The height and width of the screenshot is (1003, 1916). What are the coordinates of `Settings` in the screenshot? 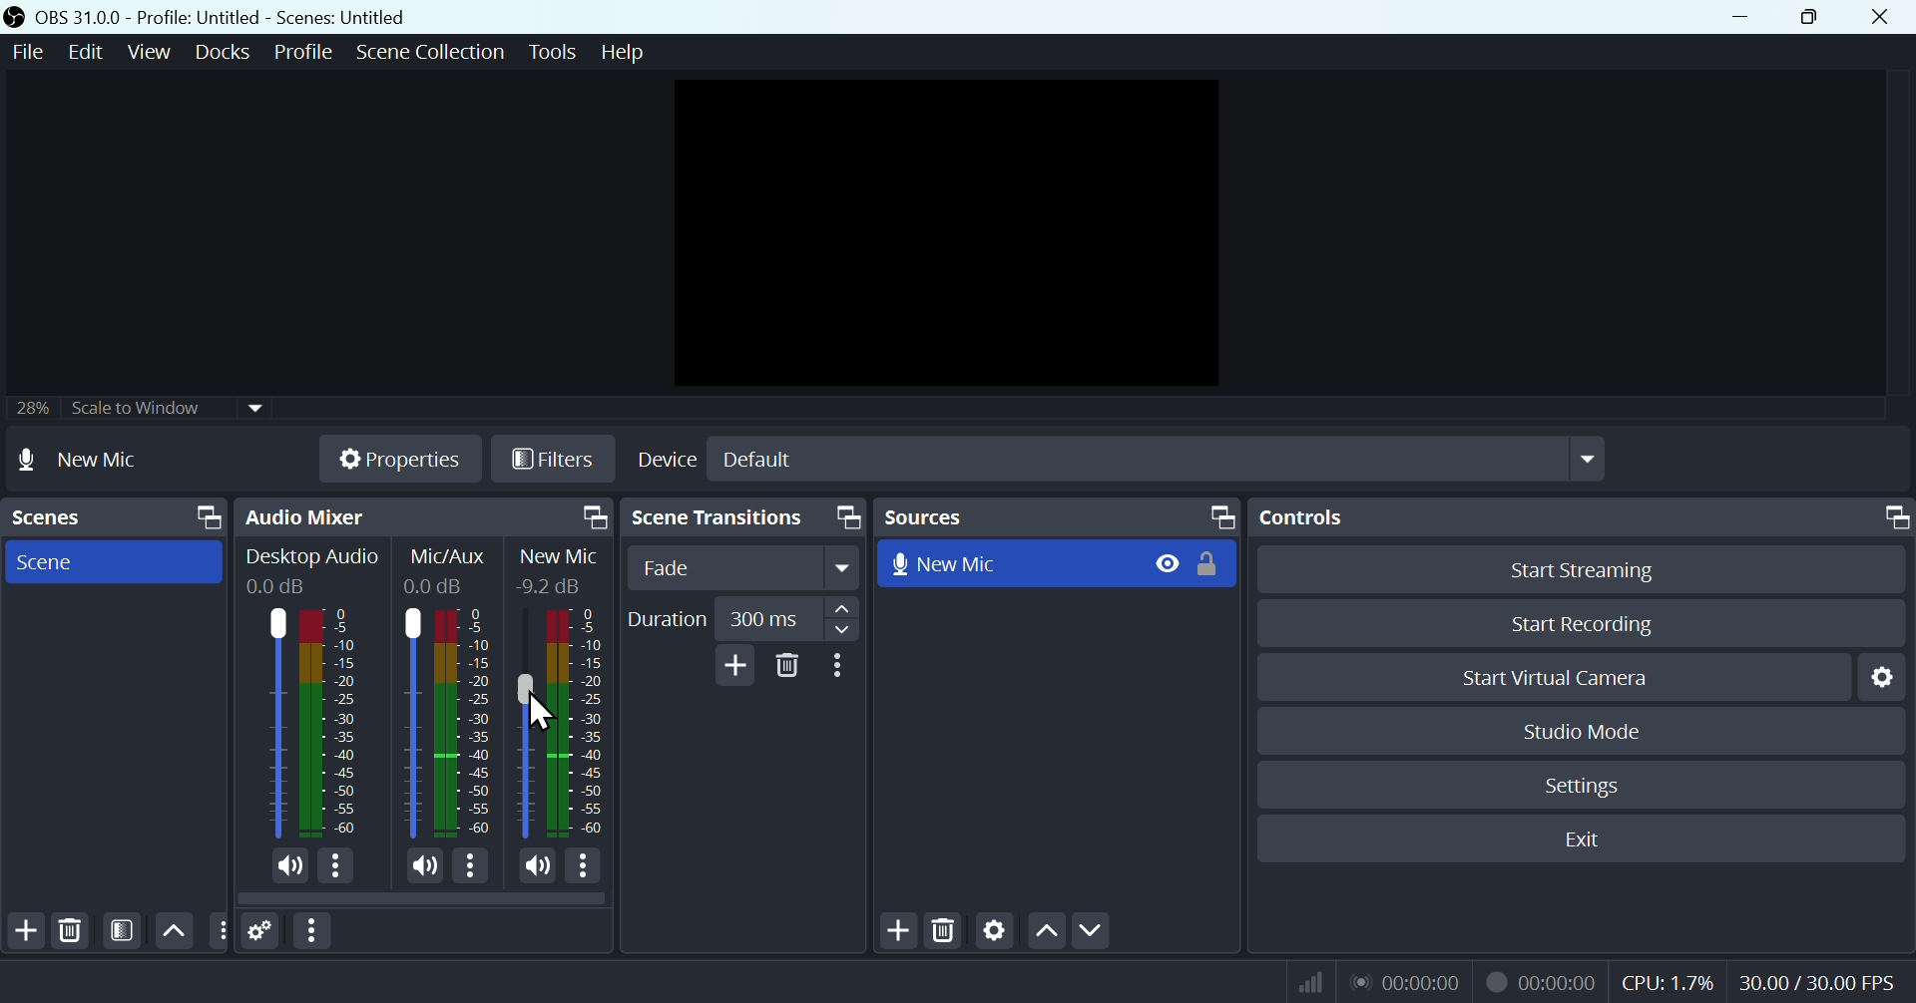 It's located at (261, 932).